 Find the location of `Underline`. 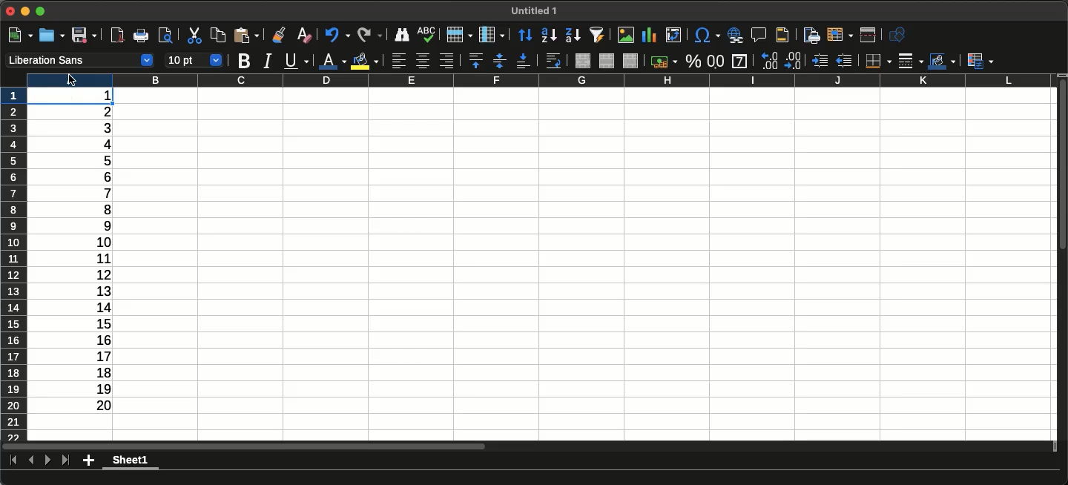

Underline is located at coordinates (296, 60).